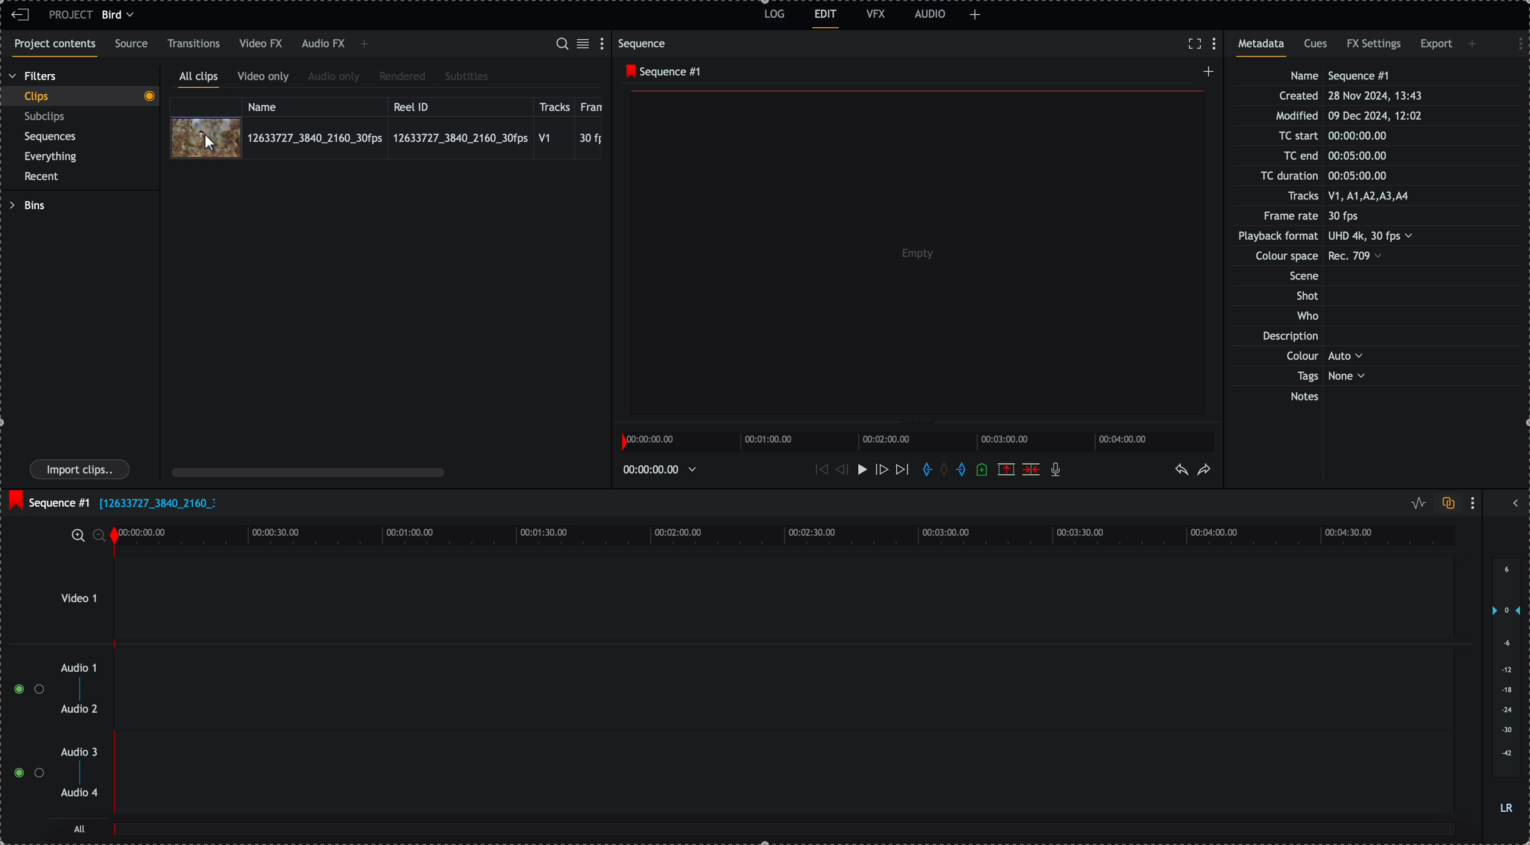 This screenshot has width=1530, height=845. I want to click on edit, so click(826, 19).